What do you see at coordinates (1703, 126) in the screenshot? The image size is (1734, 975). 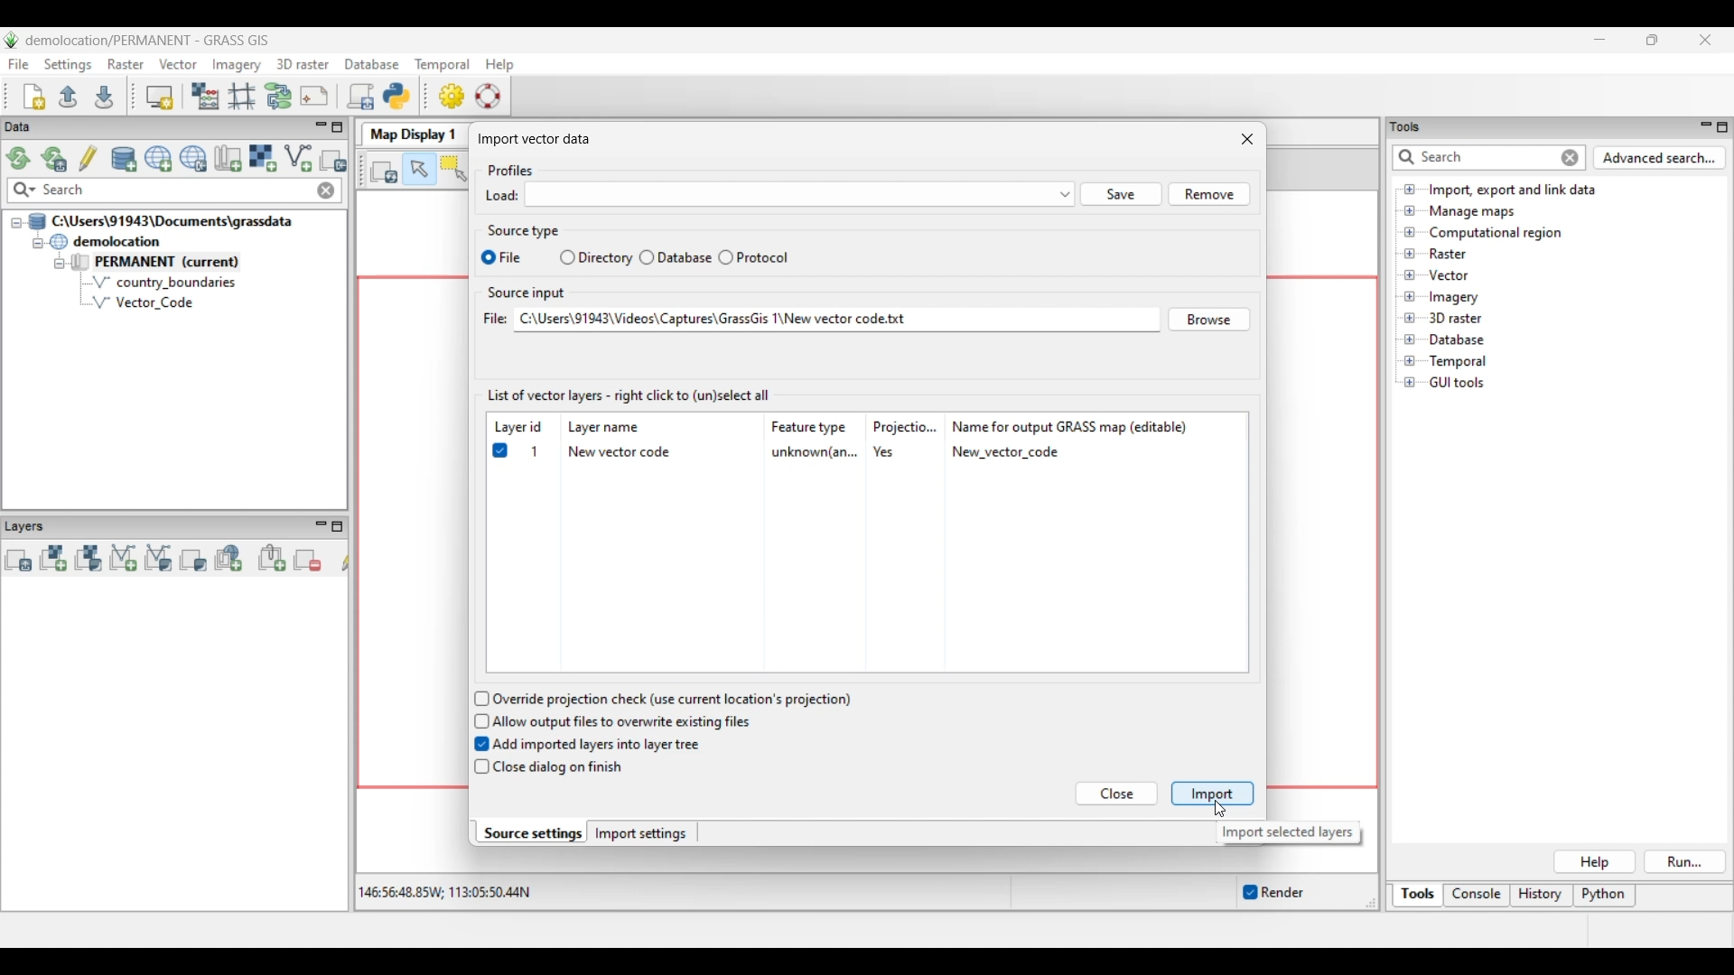 I see `Minimize Tools panel` at bounding box center [1703, 126].